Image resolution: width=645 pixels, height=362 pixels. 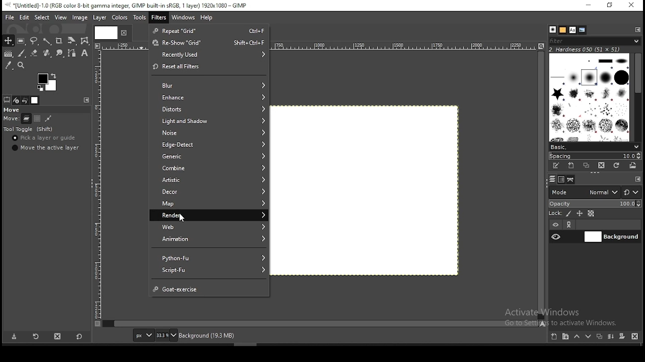 I want to click on move, so click(x=10, y=119).